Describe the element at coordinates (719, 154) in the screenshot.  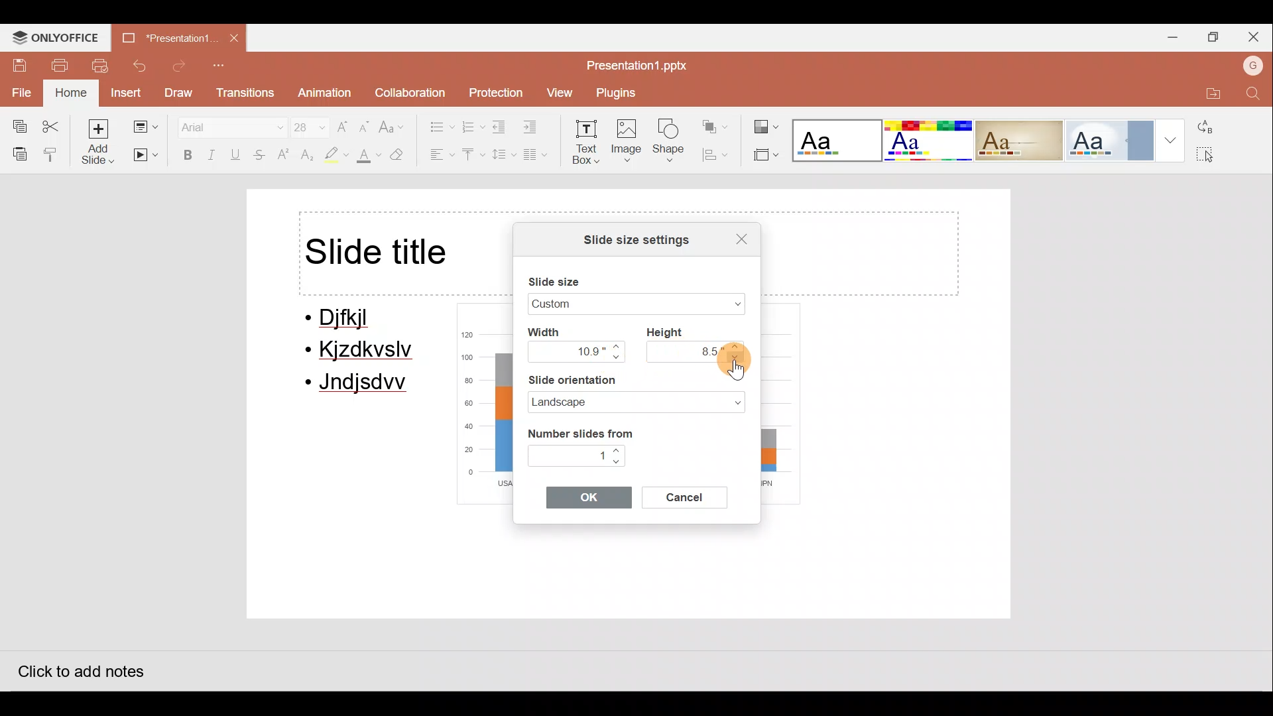
I see `Align shape` at that location.